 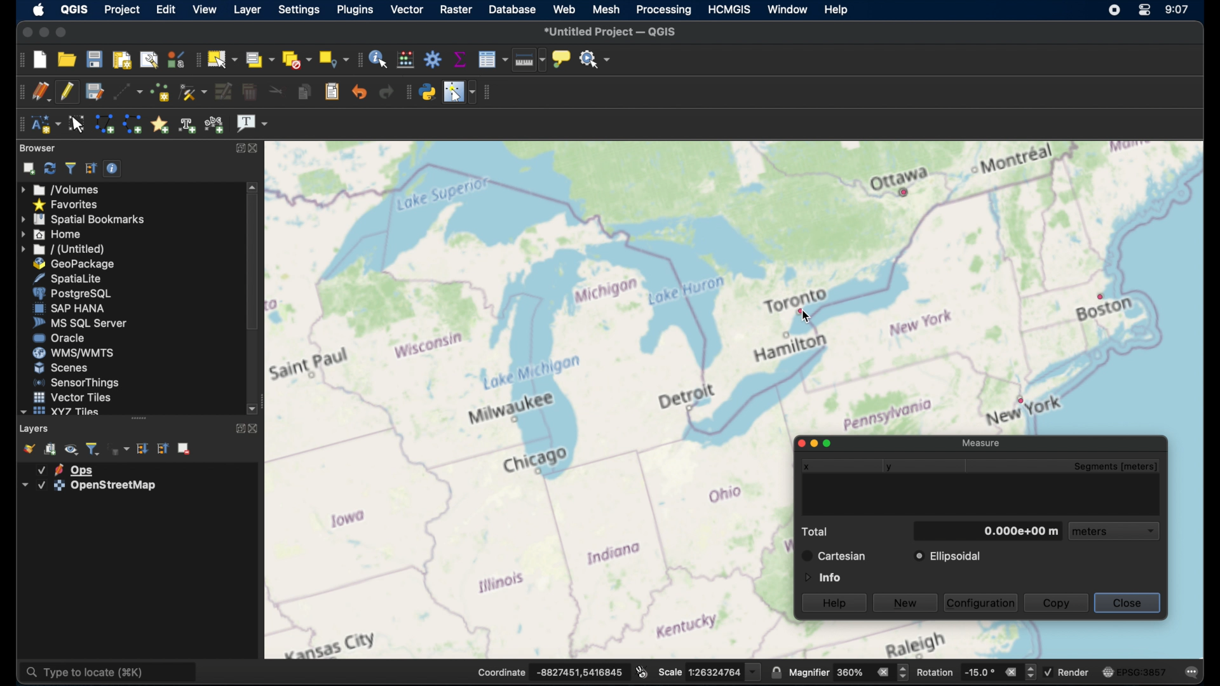 What do you see at coordinates (1131, 603) in the screenshot?
I see `close` at bounding box center [1131, 603].